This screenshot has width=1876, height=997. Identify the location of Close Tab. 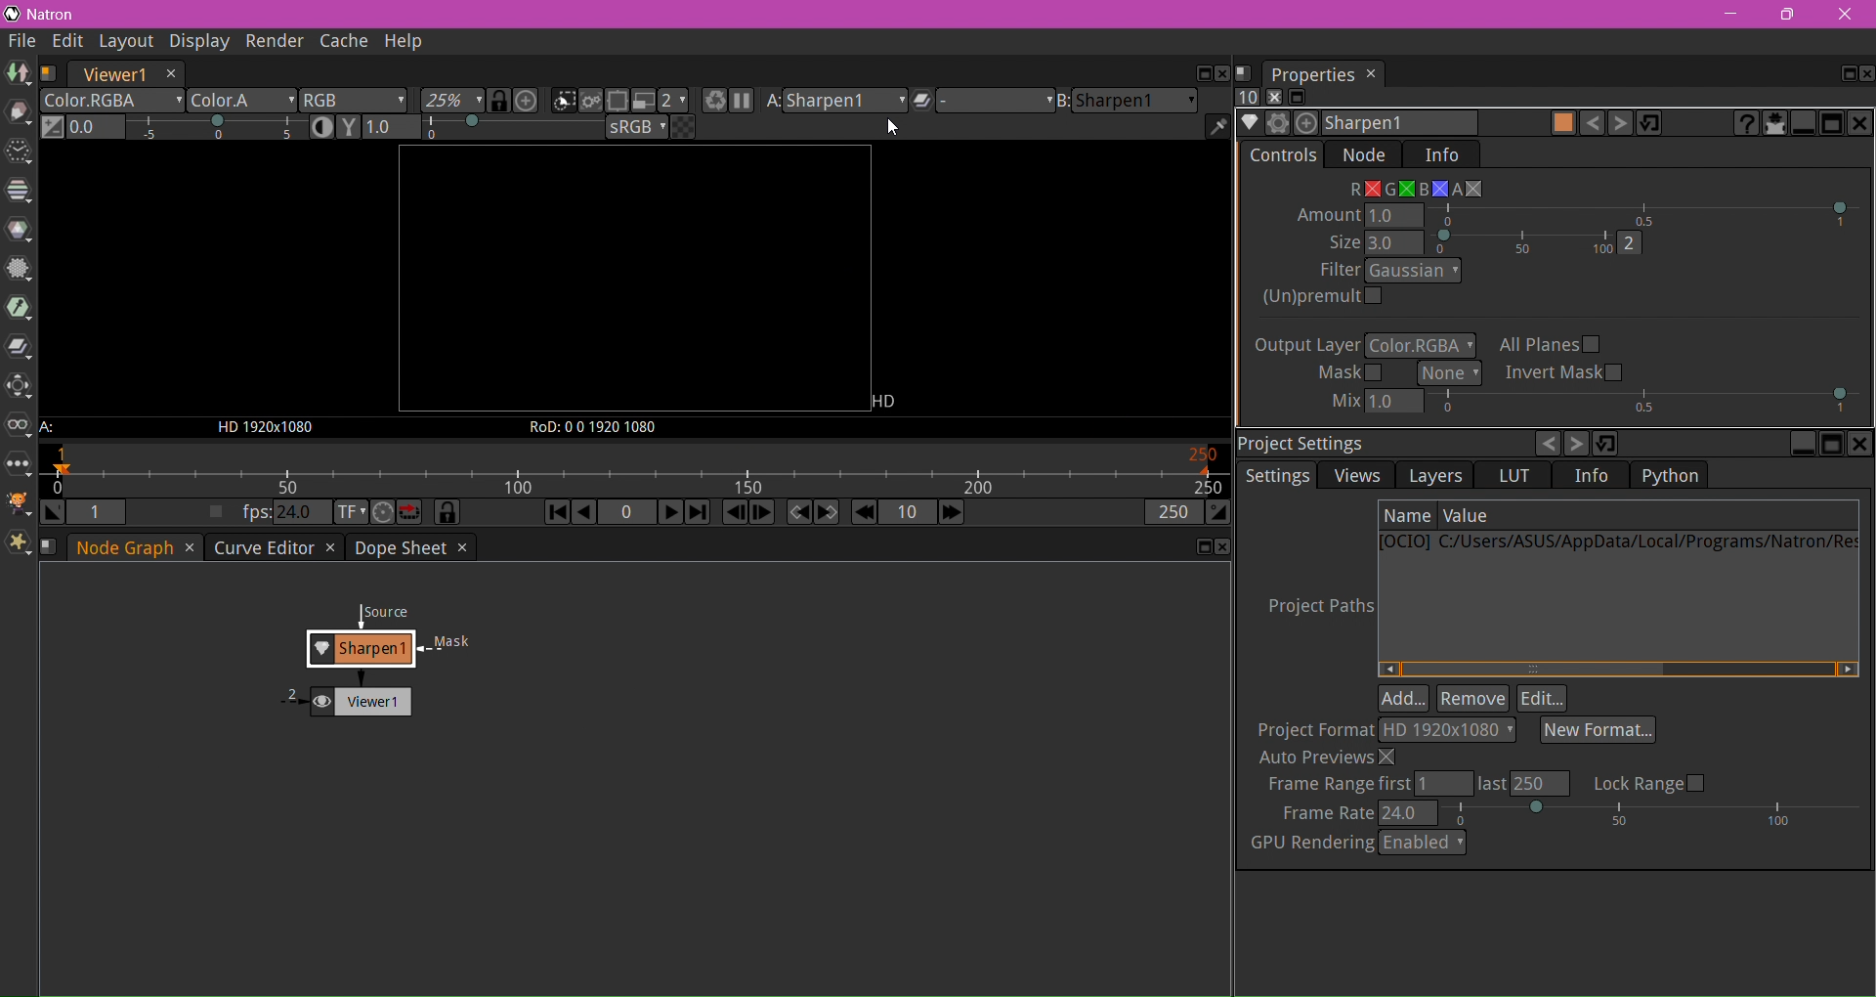
(329, 548).